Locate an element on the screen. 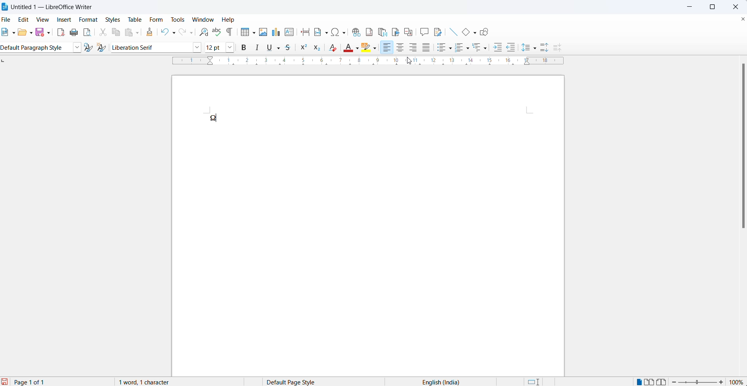  multi page view is located at coordinates (651, 381).